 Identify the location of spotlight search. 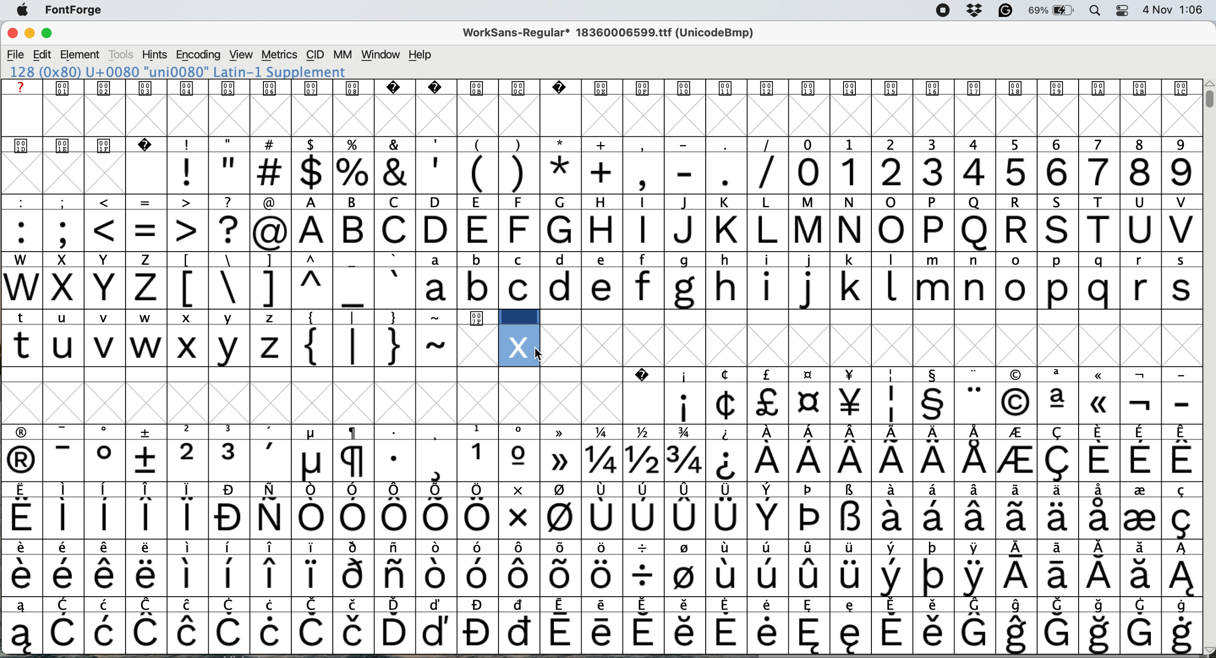
(1095, 11).